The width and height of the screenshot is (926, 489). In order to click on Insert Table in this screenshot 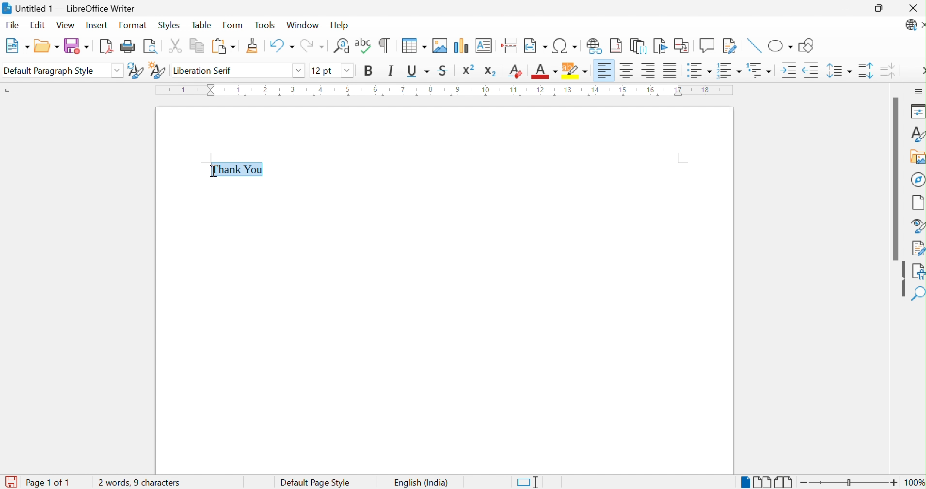, I will do `click(413, 46)`.